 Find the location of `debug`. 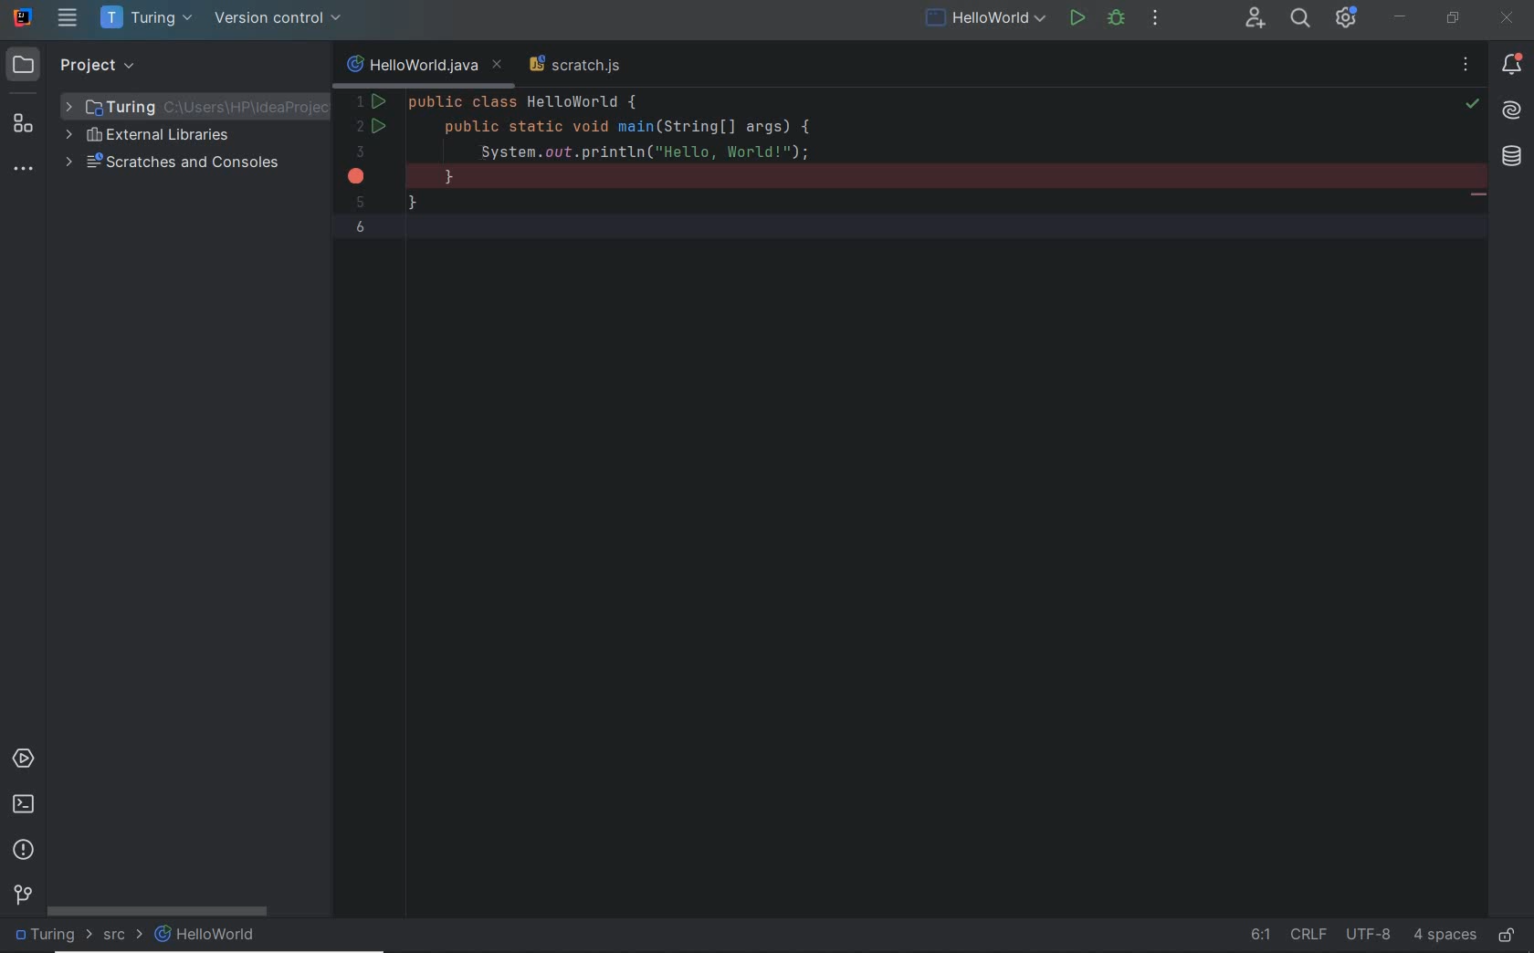

debug is located at coordinates (1116, 20).